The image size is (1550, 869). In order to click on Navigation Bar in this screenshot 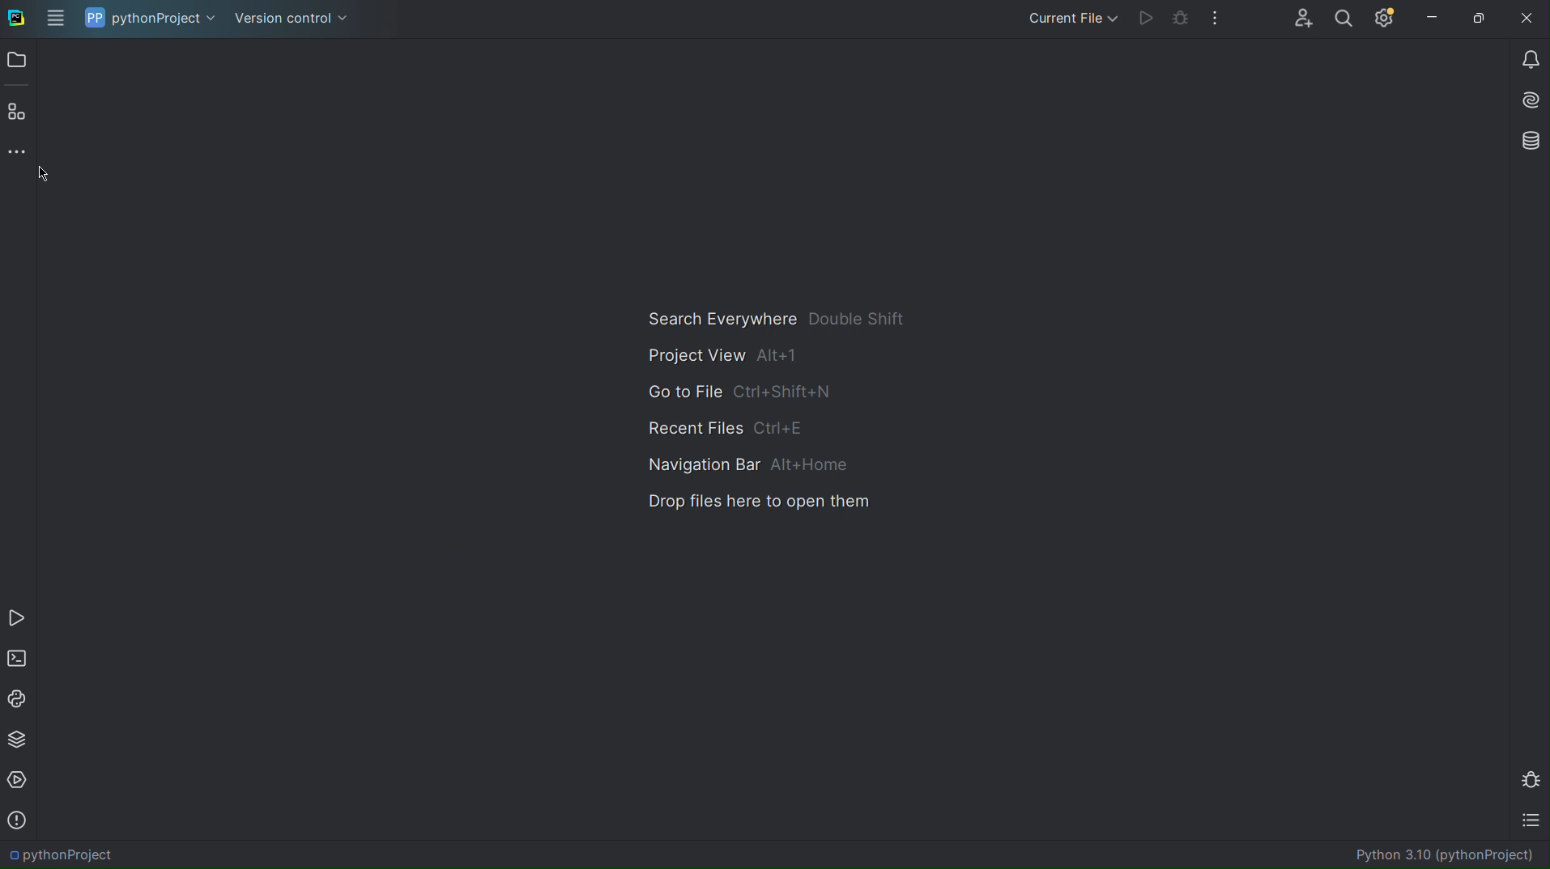, I will do `click(743, 461)`.